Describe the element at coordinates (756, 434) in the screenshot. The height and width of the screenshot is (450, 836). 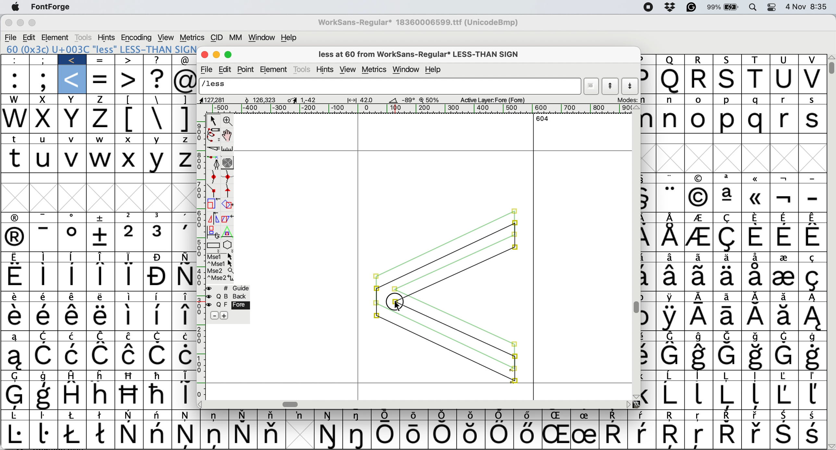
I see `Symbol` at that location.